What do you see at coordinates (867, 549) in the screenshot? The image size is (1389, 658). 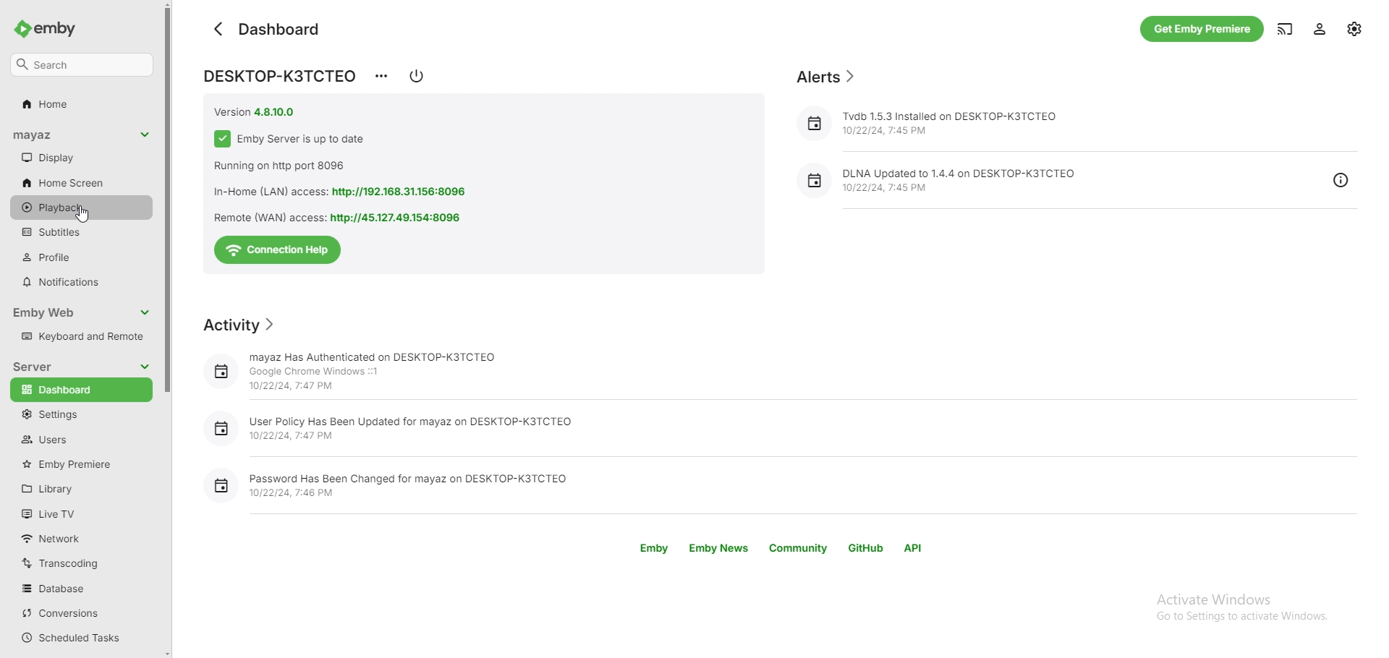 I see `github` at bounding box center [867, 549].